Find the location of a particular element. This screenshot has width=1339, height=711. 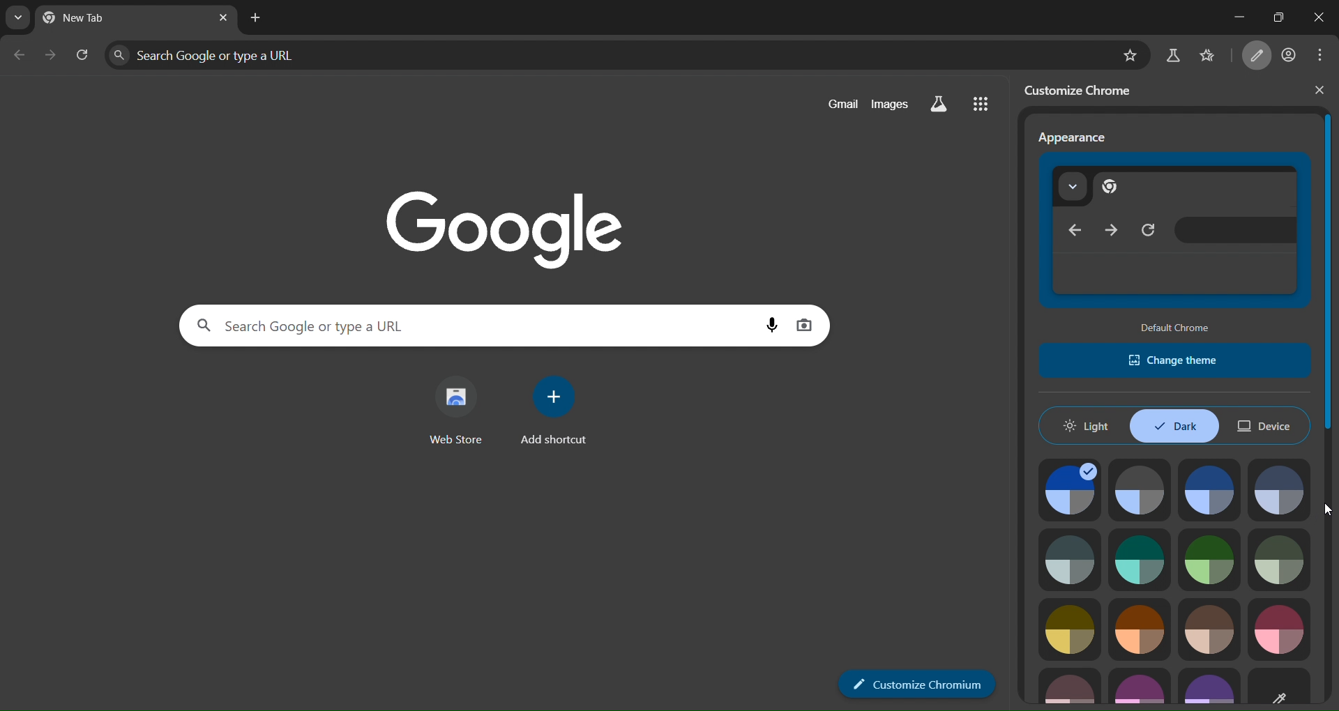

current tab is located at coordinates (100, 19).